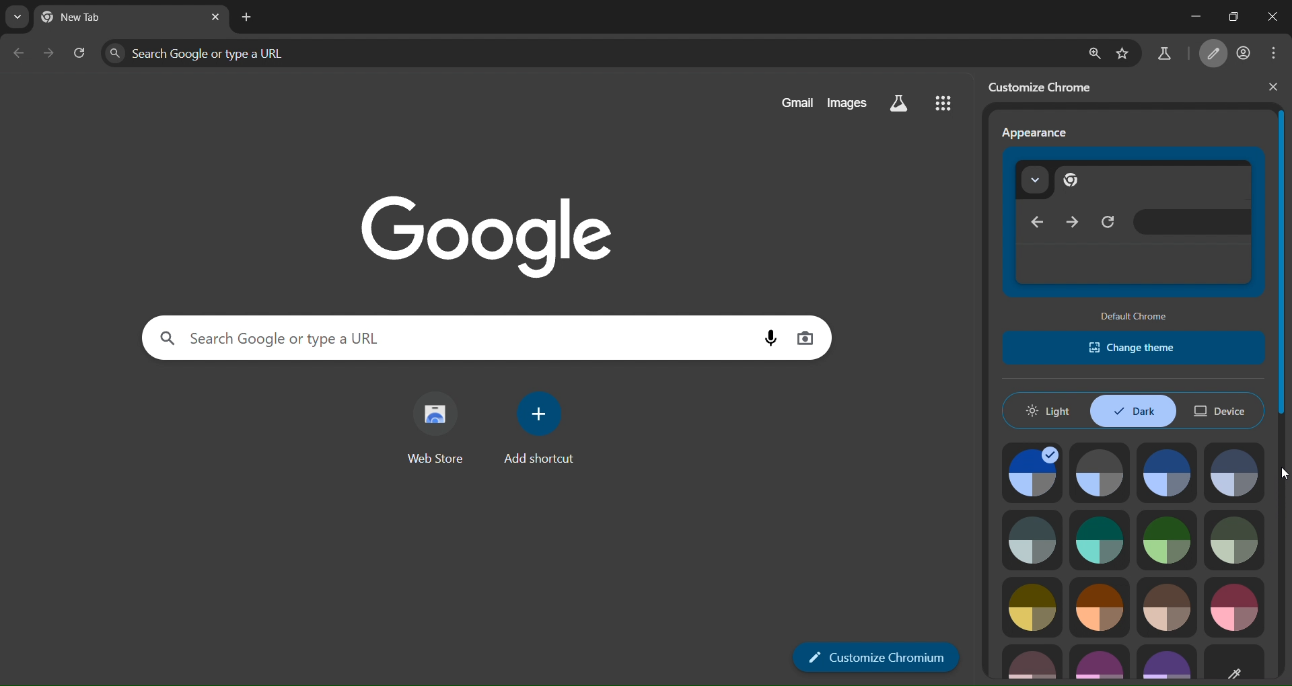 This screenshot has height=686, width=1292. I want to click on go back one page, so click(19, 52).